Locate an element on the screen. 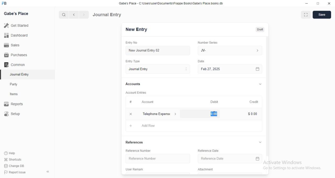 This screenshot has width=335, height=178. Party is located at coordinates (14, 84).